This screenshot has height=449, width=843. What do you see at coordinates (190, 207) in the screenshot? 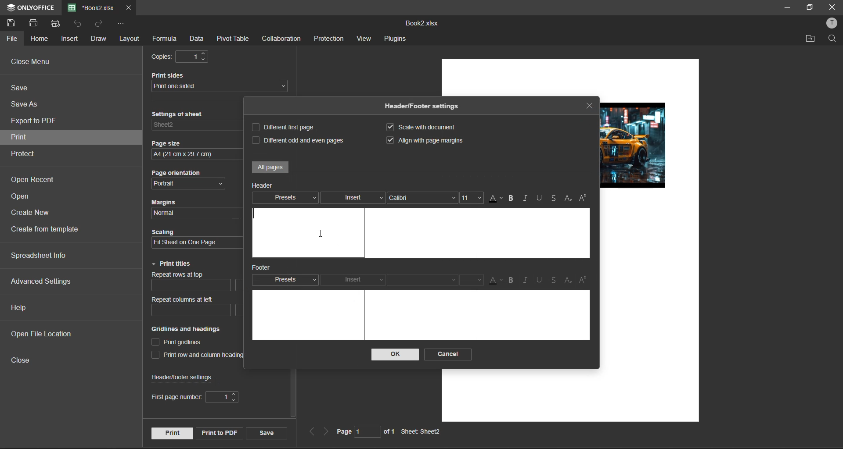
I see `margins` at bounding box center [190, 207].